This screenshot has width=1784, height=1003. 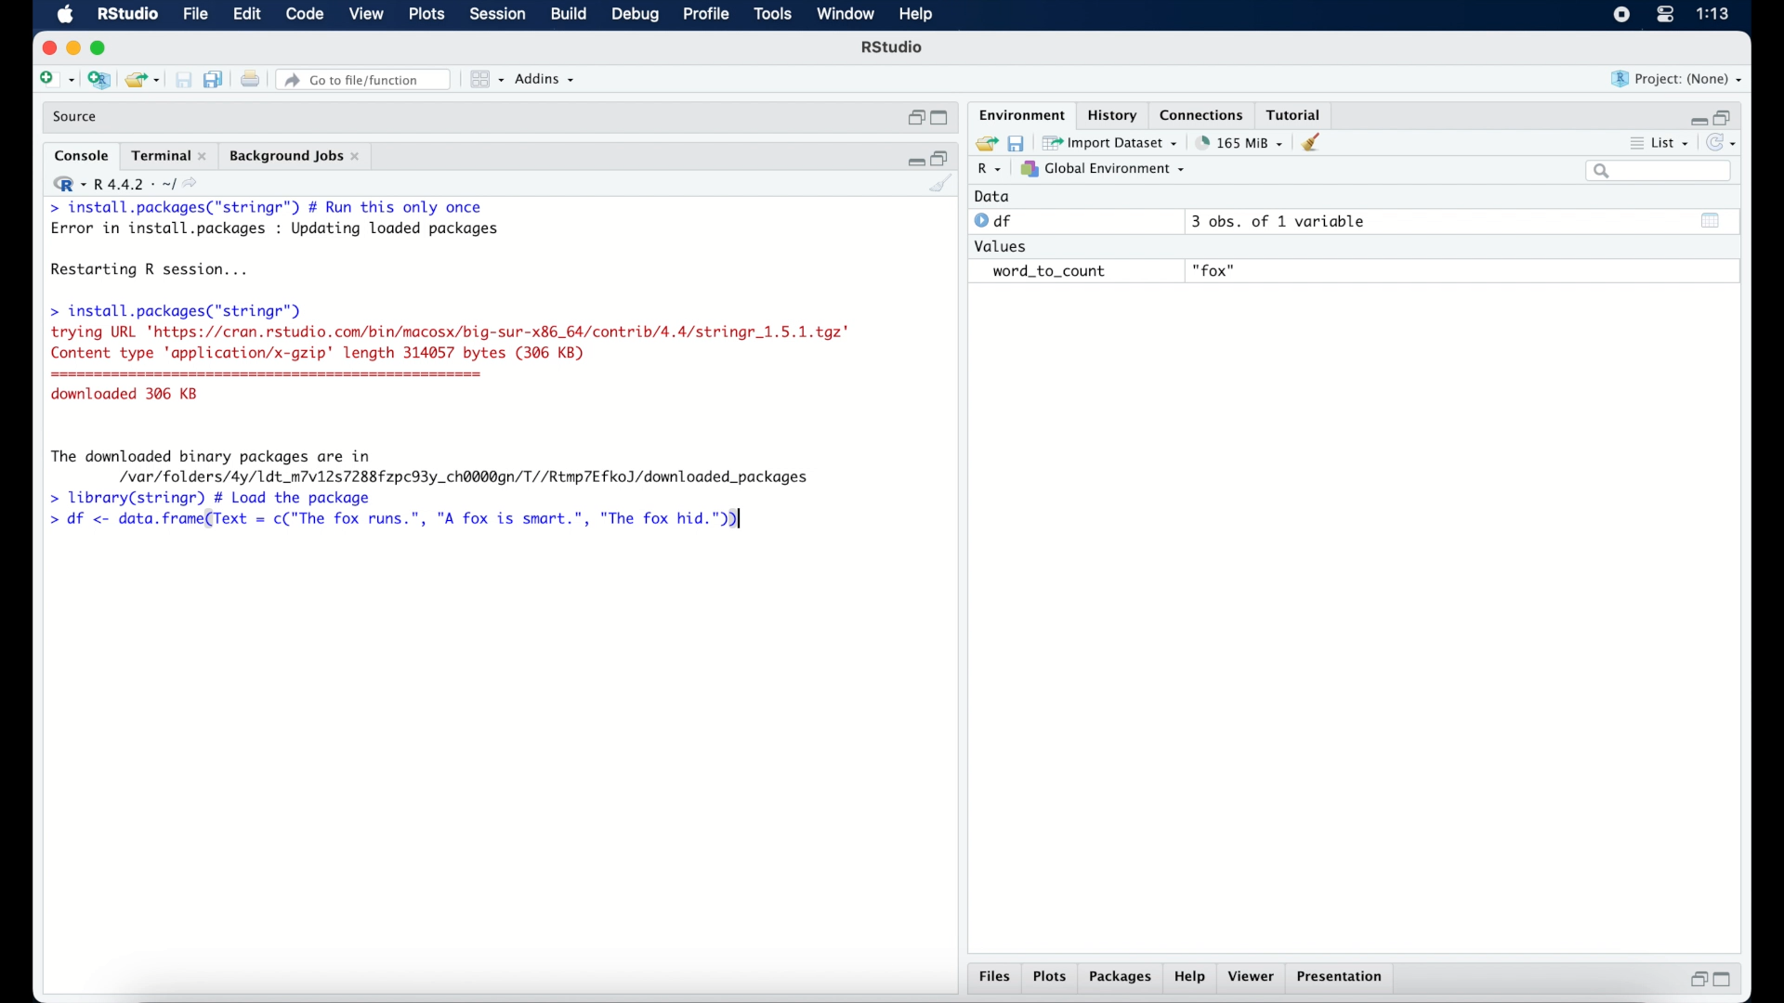 I want to click on terminal, so click(x=169, y=156).